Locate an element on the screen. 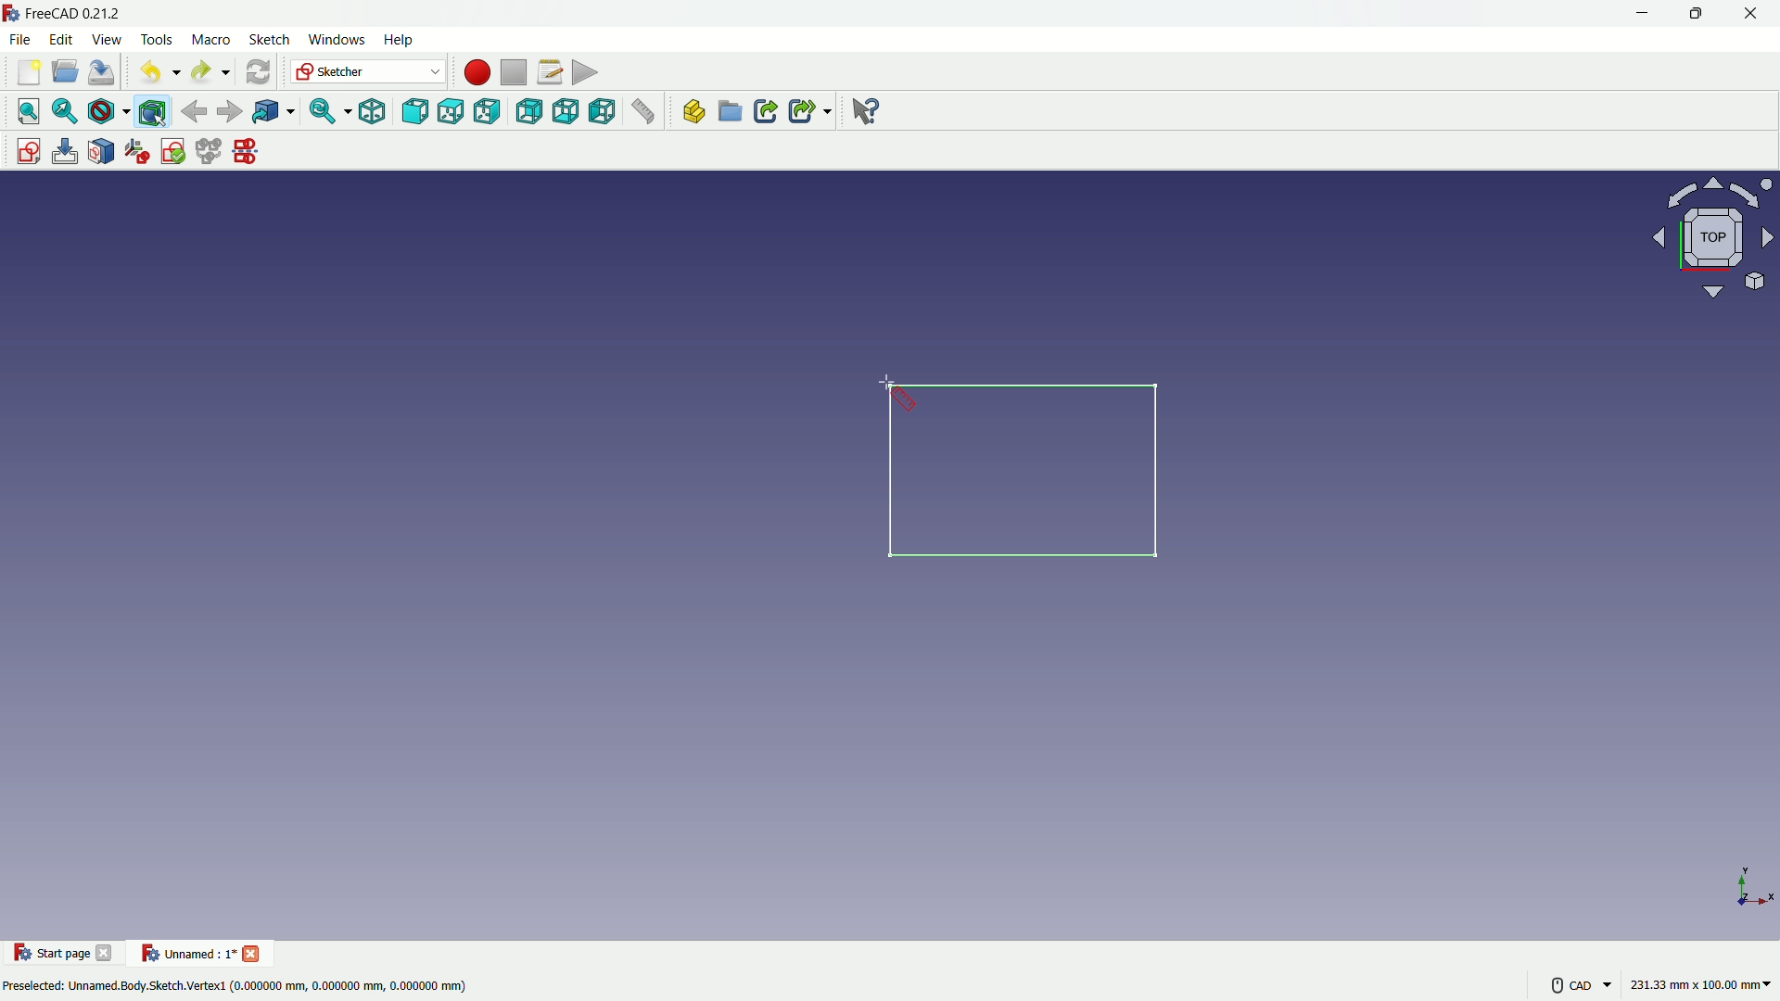 The image size is (1780, 1001). cursor is located at coordinates (899, 394).